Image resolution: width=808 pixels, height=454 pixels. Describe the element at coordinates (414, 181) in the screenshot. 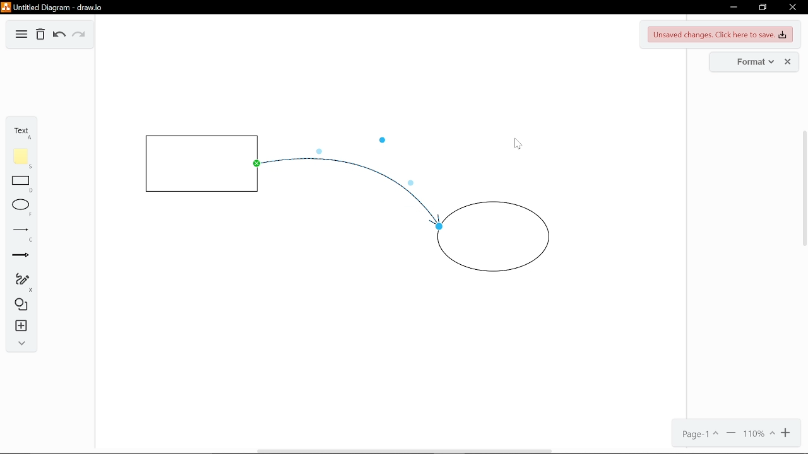

I see `Bending point` at that location.